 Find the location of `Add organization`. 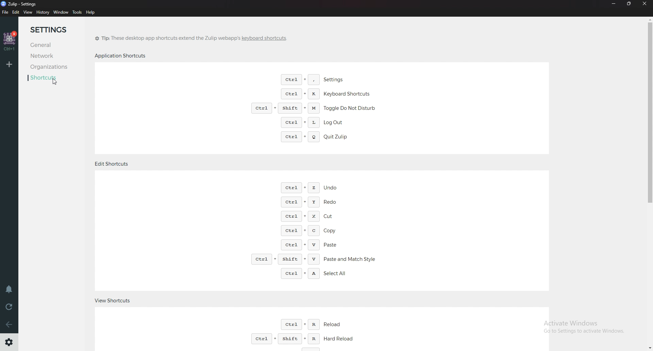

Add organization is located at coordinates (9, 65).